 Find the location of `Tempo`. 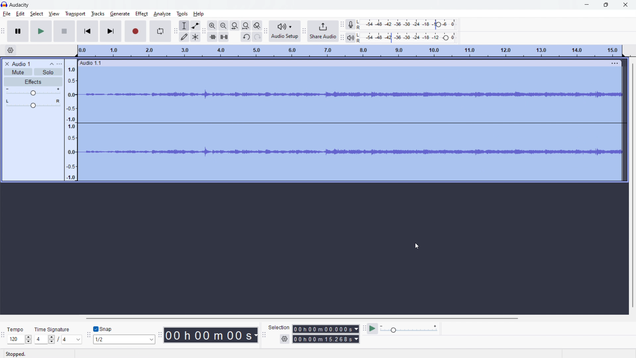

Tempo is located at coordinates (18, 328).